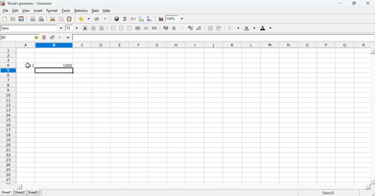 This screenshot has height=196, width=375. I want to click on Insert, so click(38, 11).